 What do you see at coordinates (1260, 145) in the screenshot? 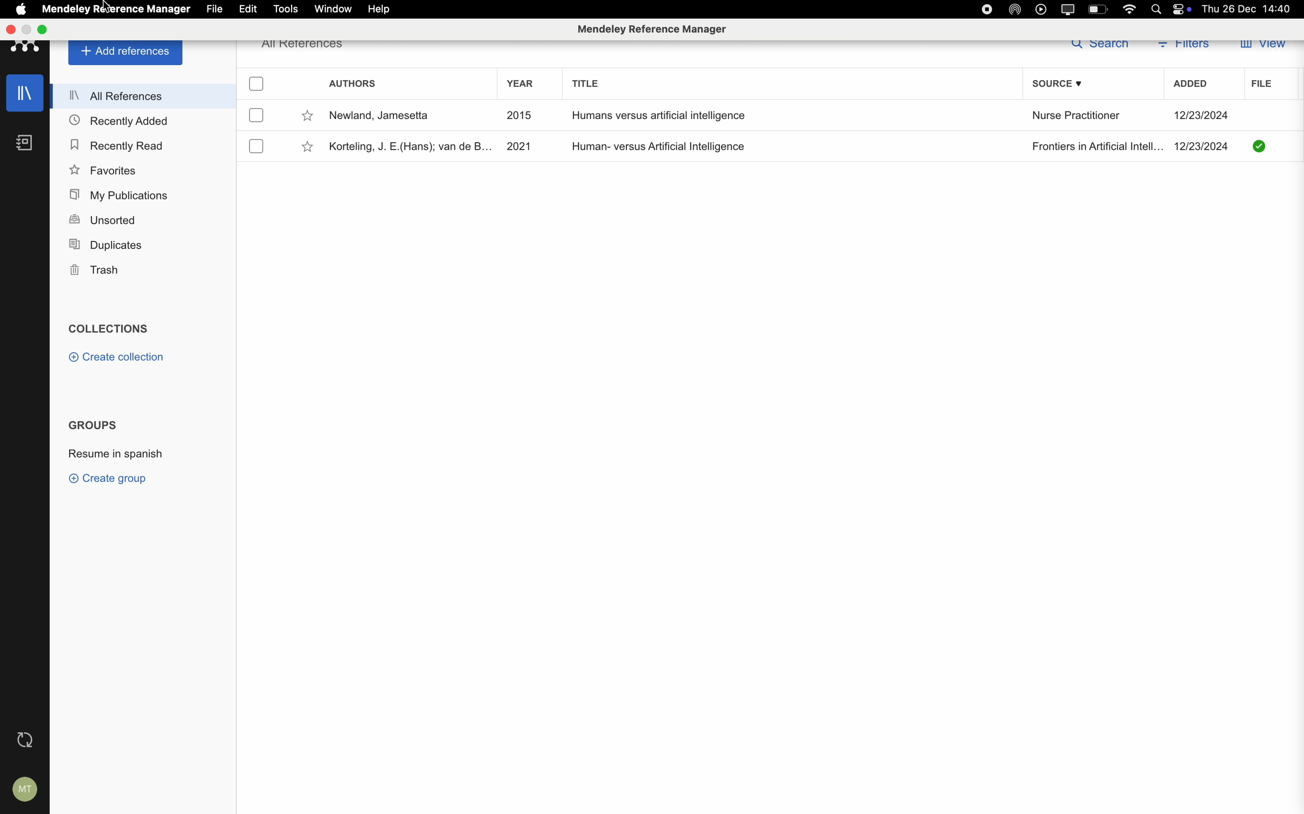
I see `file downloaded` at bounding box center [1260, 145].